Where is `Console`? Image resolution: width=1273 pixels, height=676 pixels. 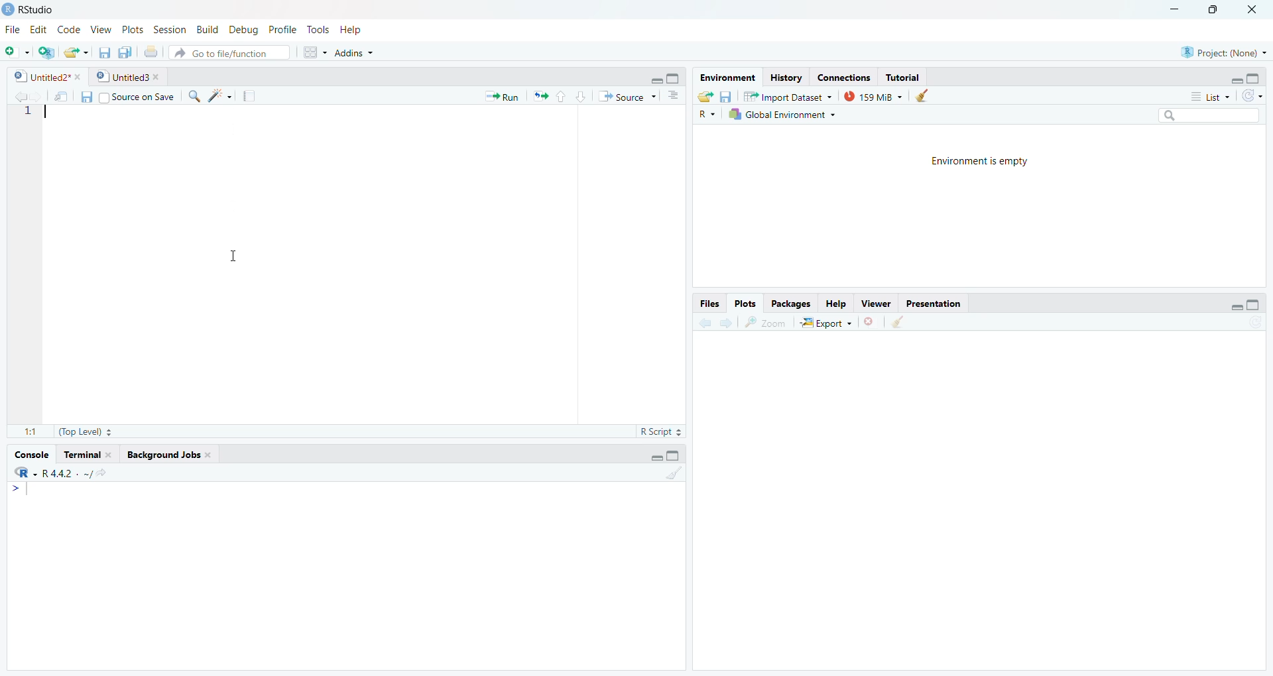 Console is located at coordinates (30, 456).